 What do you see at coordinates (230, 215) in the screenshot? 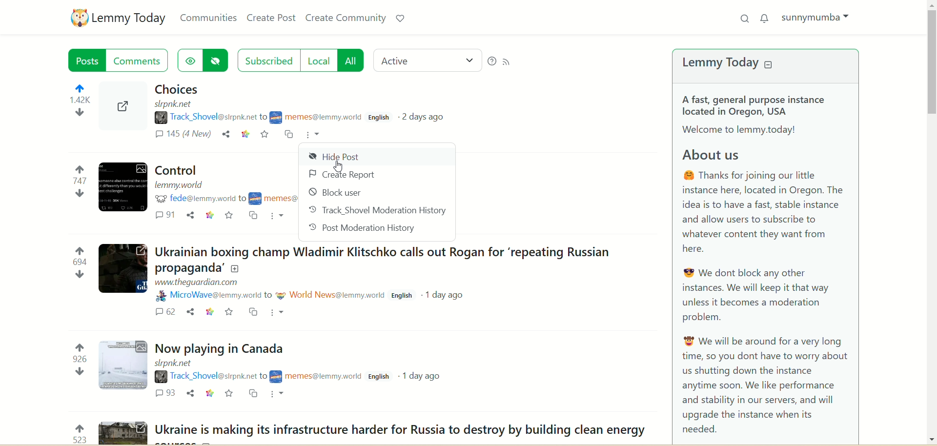
I see `favorite` at bounding box center [230, 215].